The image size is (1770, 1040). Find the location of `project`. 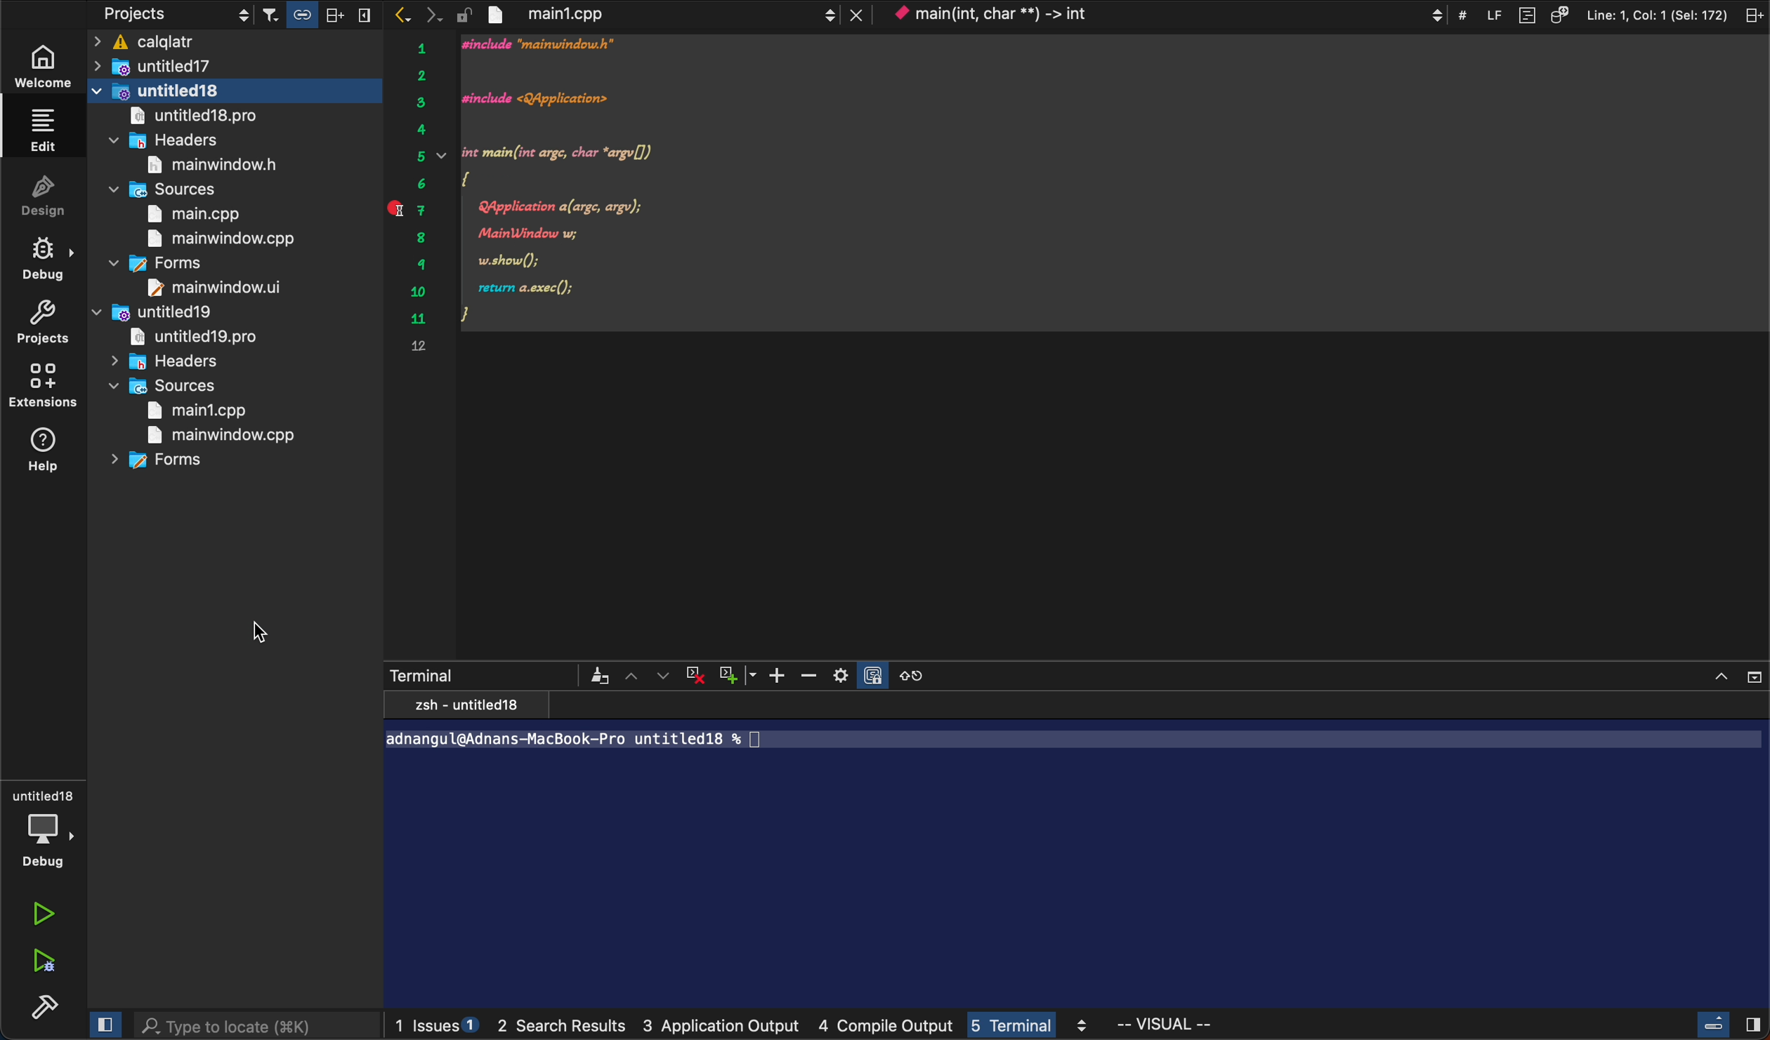

project is located at coordinates (42, 322).